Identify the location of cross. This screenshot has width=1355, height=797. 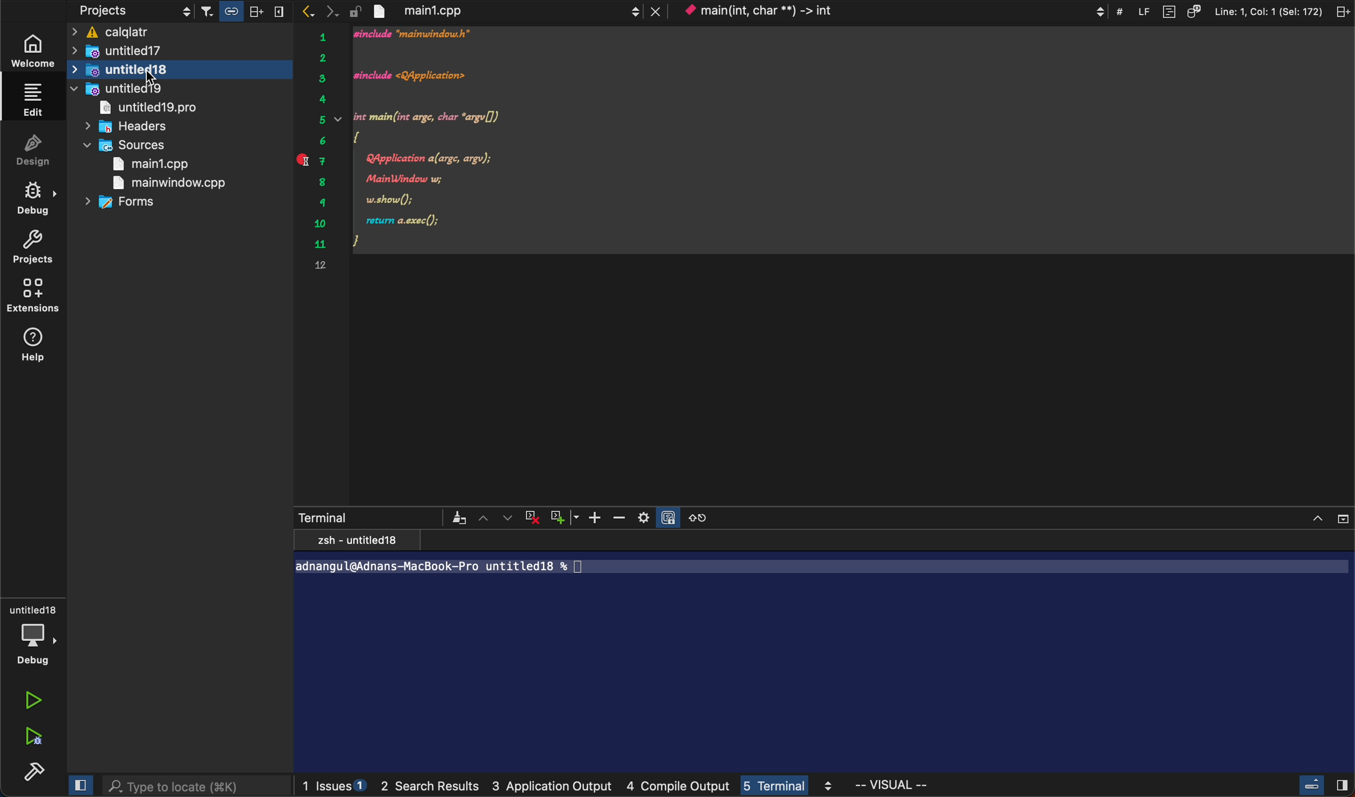
(536, 516).